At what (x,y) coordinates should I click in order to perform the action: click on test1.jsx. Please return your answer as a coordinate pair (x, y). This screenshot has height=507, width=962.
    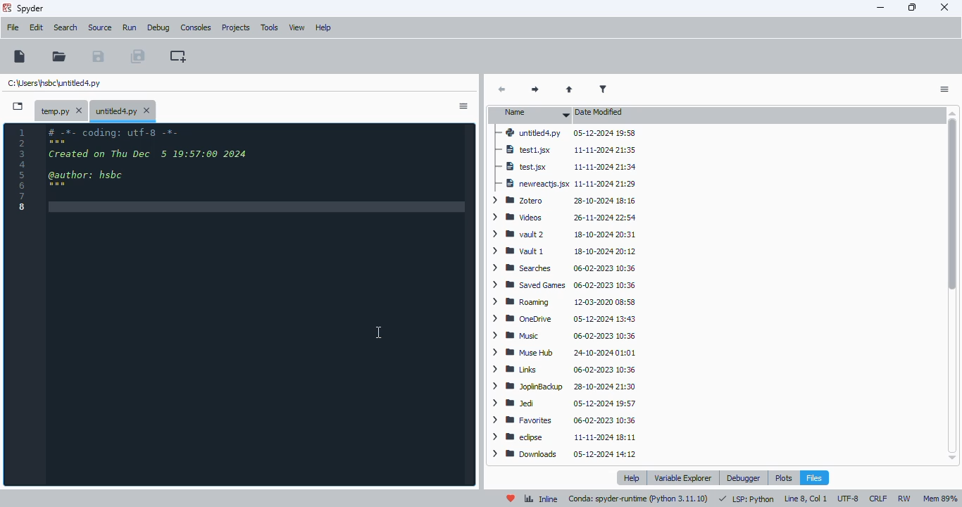
    Looking at the image, I should click on (530, 151).